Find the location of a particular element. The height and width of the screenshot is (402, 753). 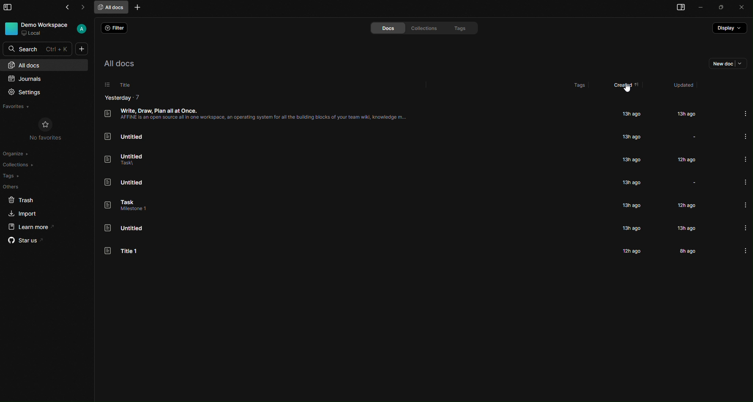

12h ago is located at coordinates (685, 206).